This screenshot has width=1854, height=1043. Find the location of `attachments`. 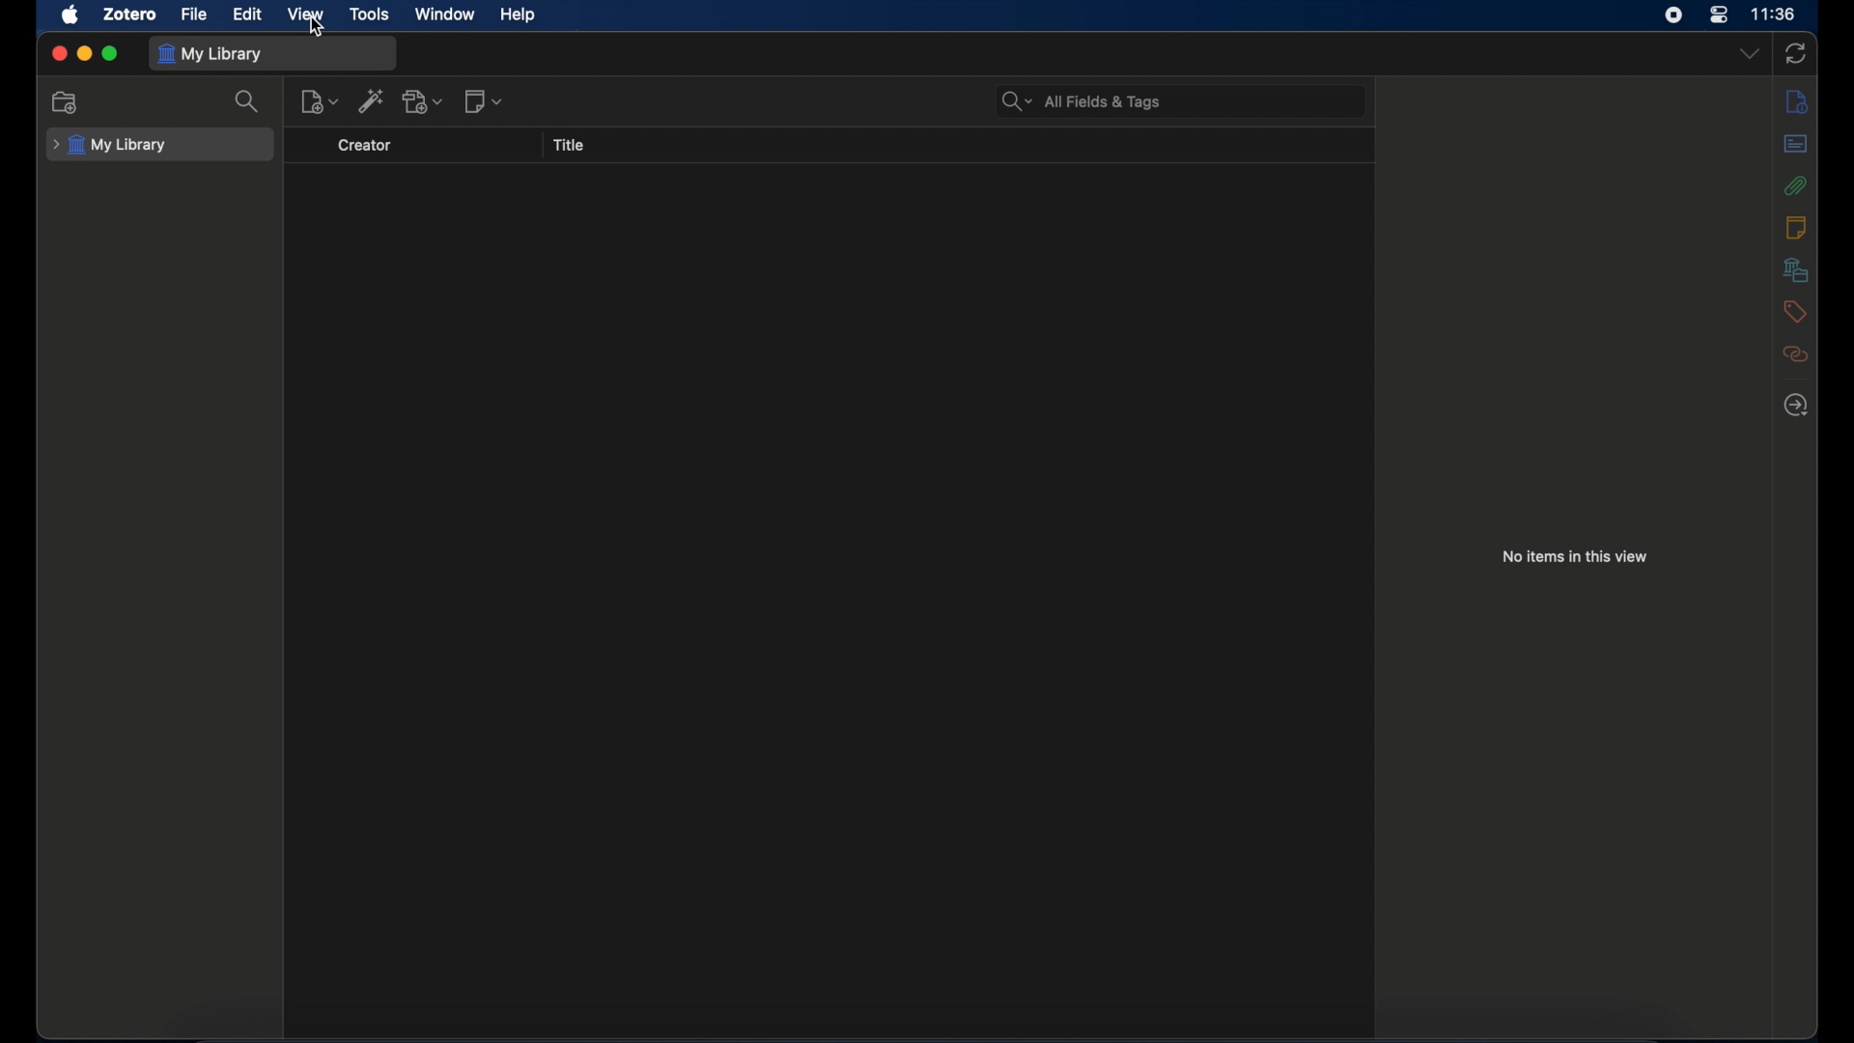

attachments is located at coordinates (1797, 185).